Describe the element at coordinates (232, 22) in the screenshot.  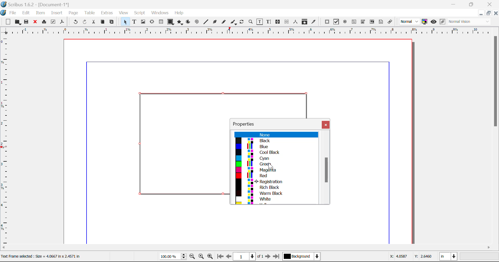
I see `Calligraphic Line` at that location.